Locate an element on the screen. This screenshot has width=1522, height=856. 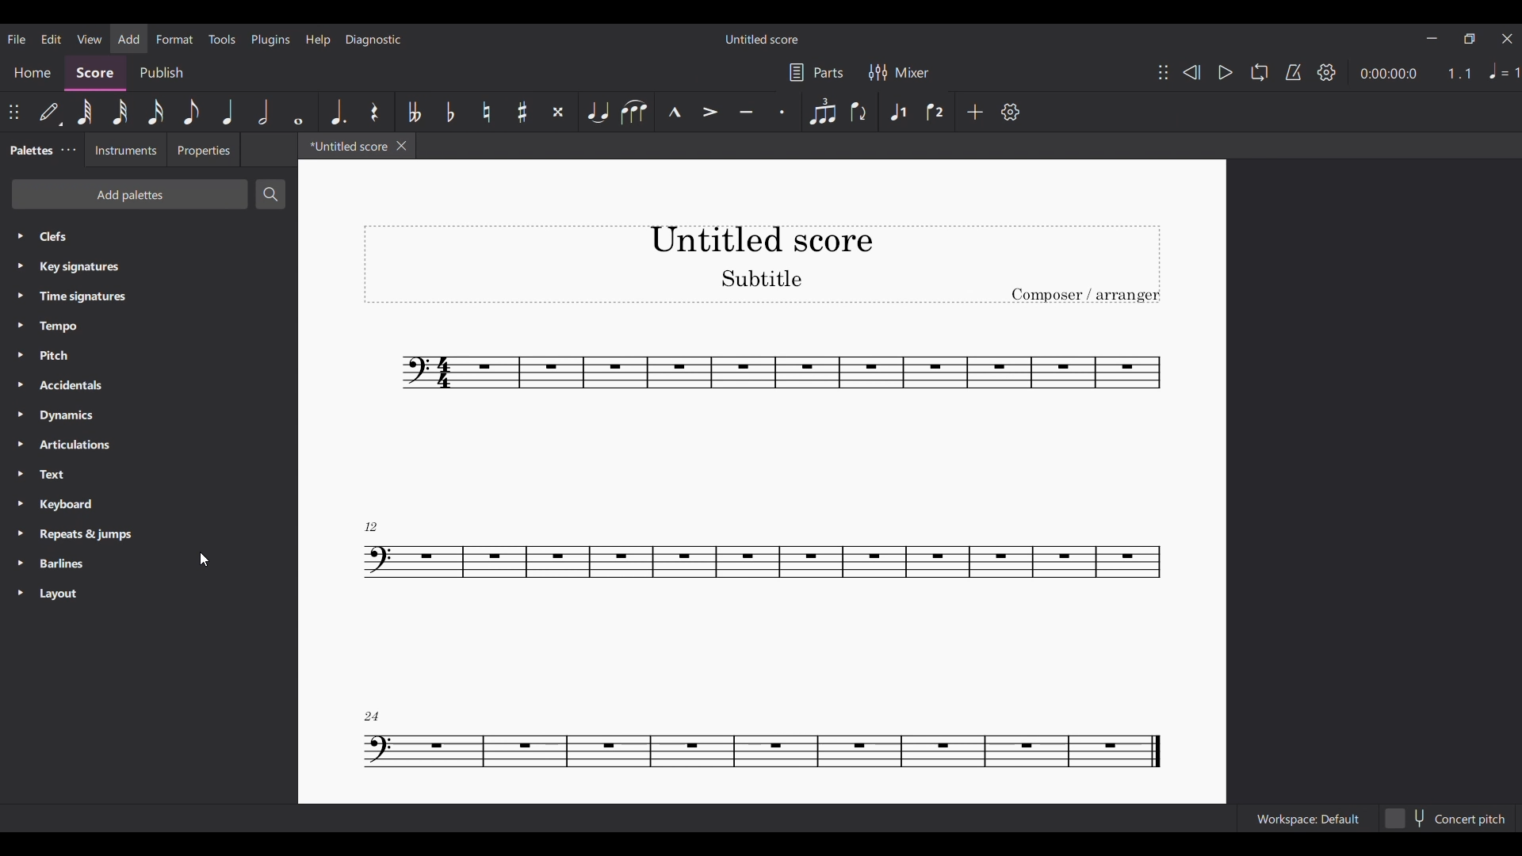
Plugins is located at coordinates (270, 40).